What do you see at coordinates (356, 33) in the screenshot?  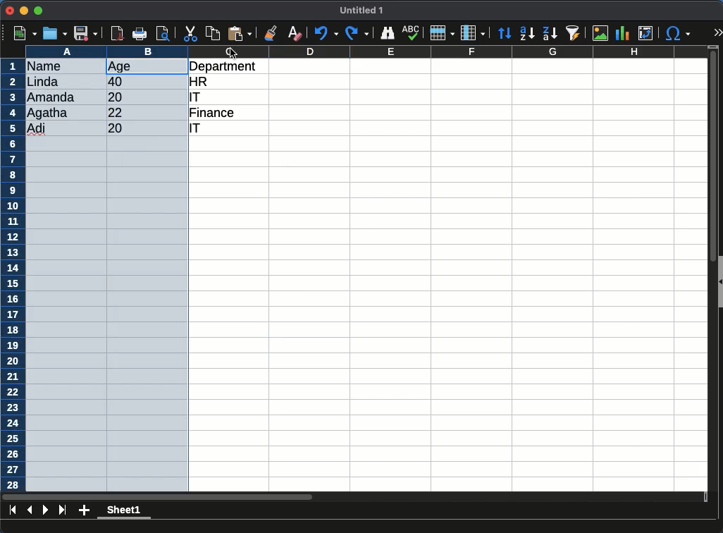 I see `redo` at bounding box center [356, 33].